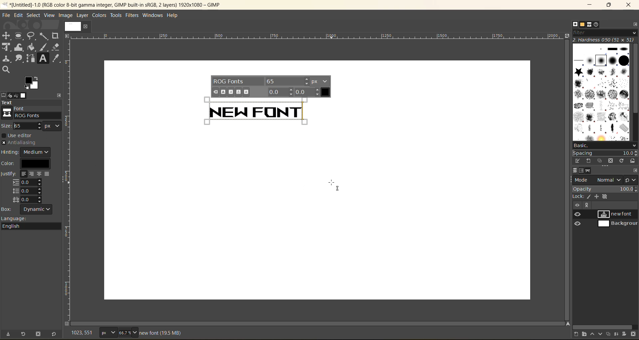  Describe the element at coordinates (31, 115) in the screenshot. I see `ROG fonts` at that location.